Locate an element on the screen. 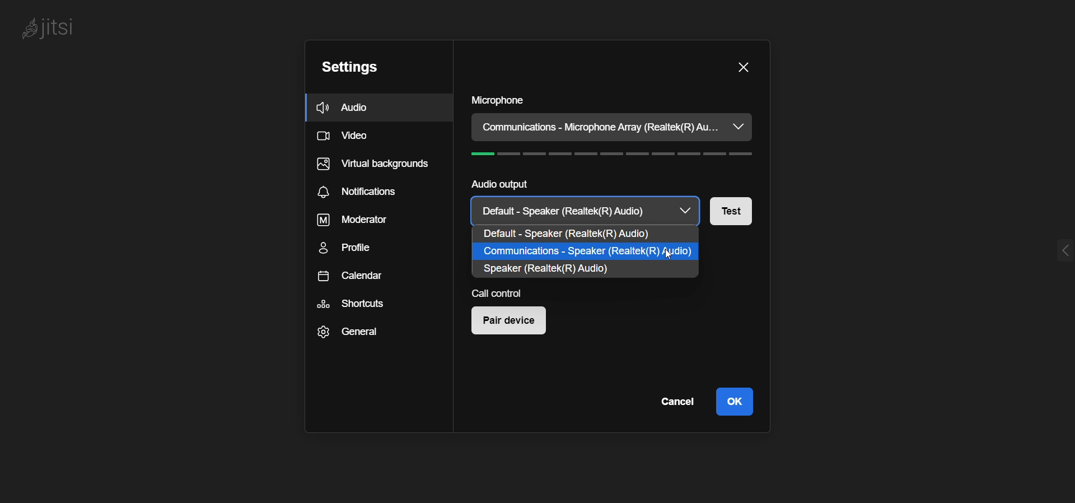 The width and height of the screenshot is (1075, 503). profile is located at coordinates (352, 249).